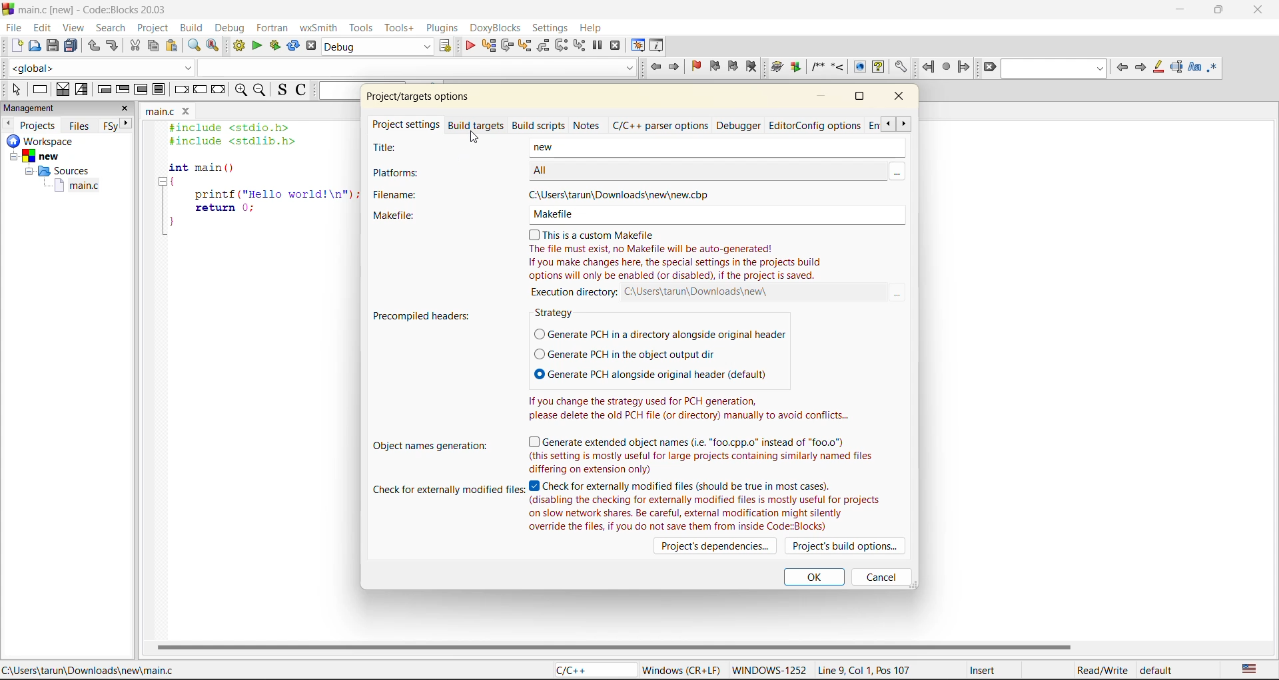 The image size is (1279, 680). What do you see at coordinates (263, 90) in the screenshot?
I see `zoom out` at bounding box center [263, 90].